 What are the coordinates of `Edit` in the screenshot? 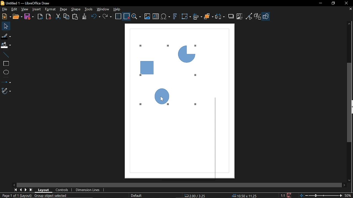 It's located at (14, 9).